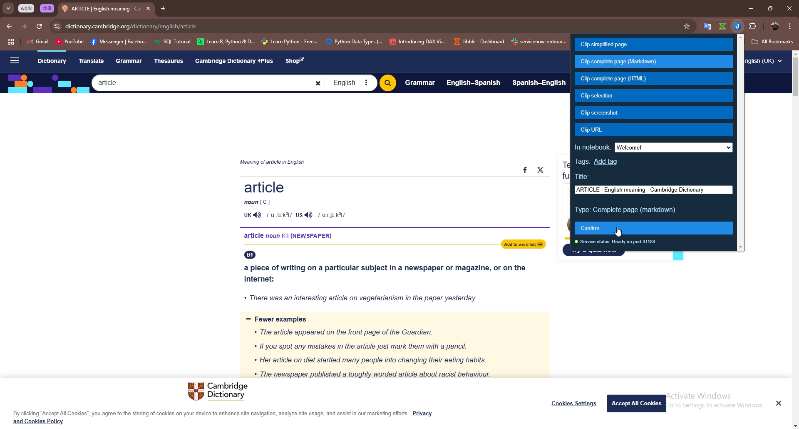 The width and height of the screenshot is (799, 429). Describe the element at coordinates (738, 25) in the screenshot. I see `joplin` at that location.